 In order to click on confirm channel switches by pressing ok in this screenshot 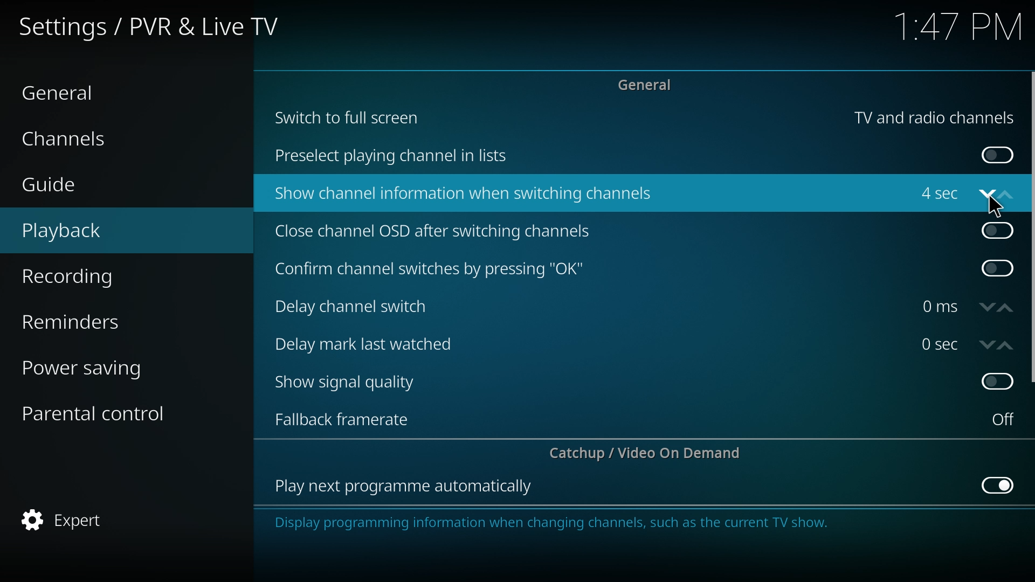, I will do `click(429, 269)`.